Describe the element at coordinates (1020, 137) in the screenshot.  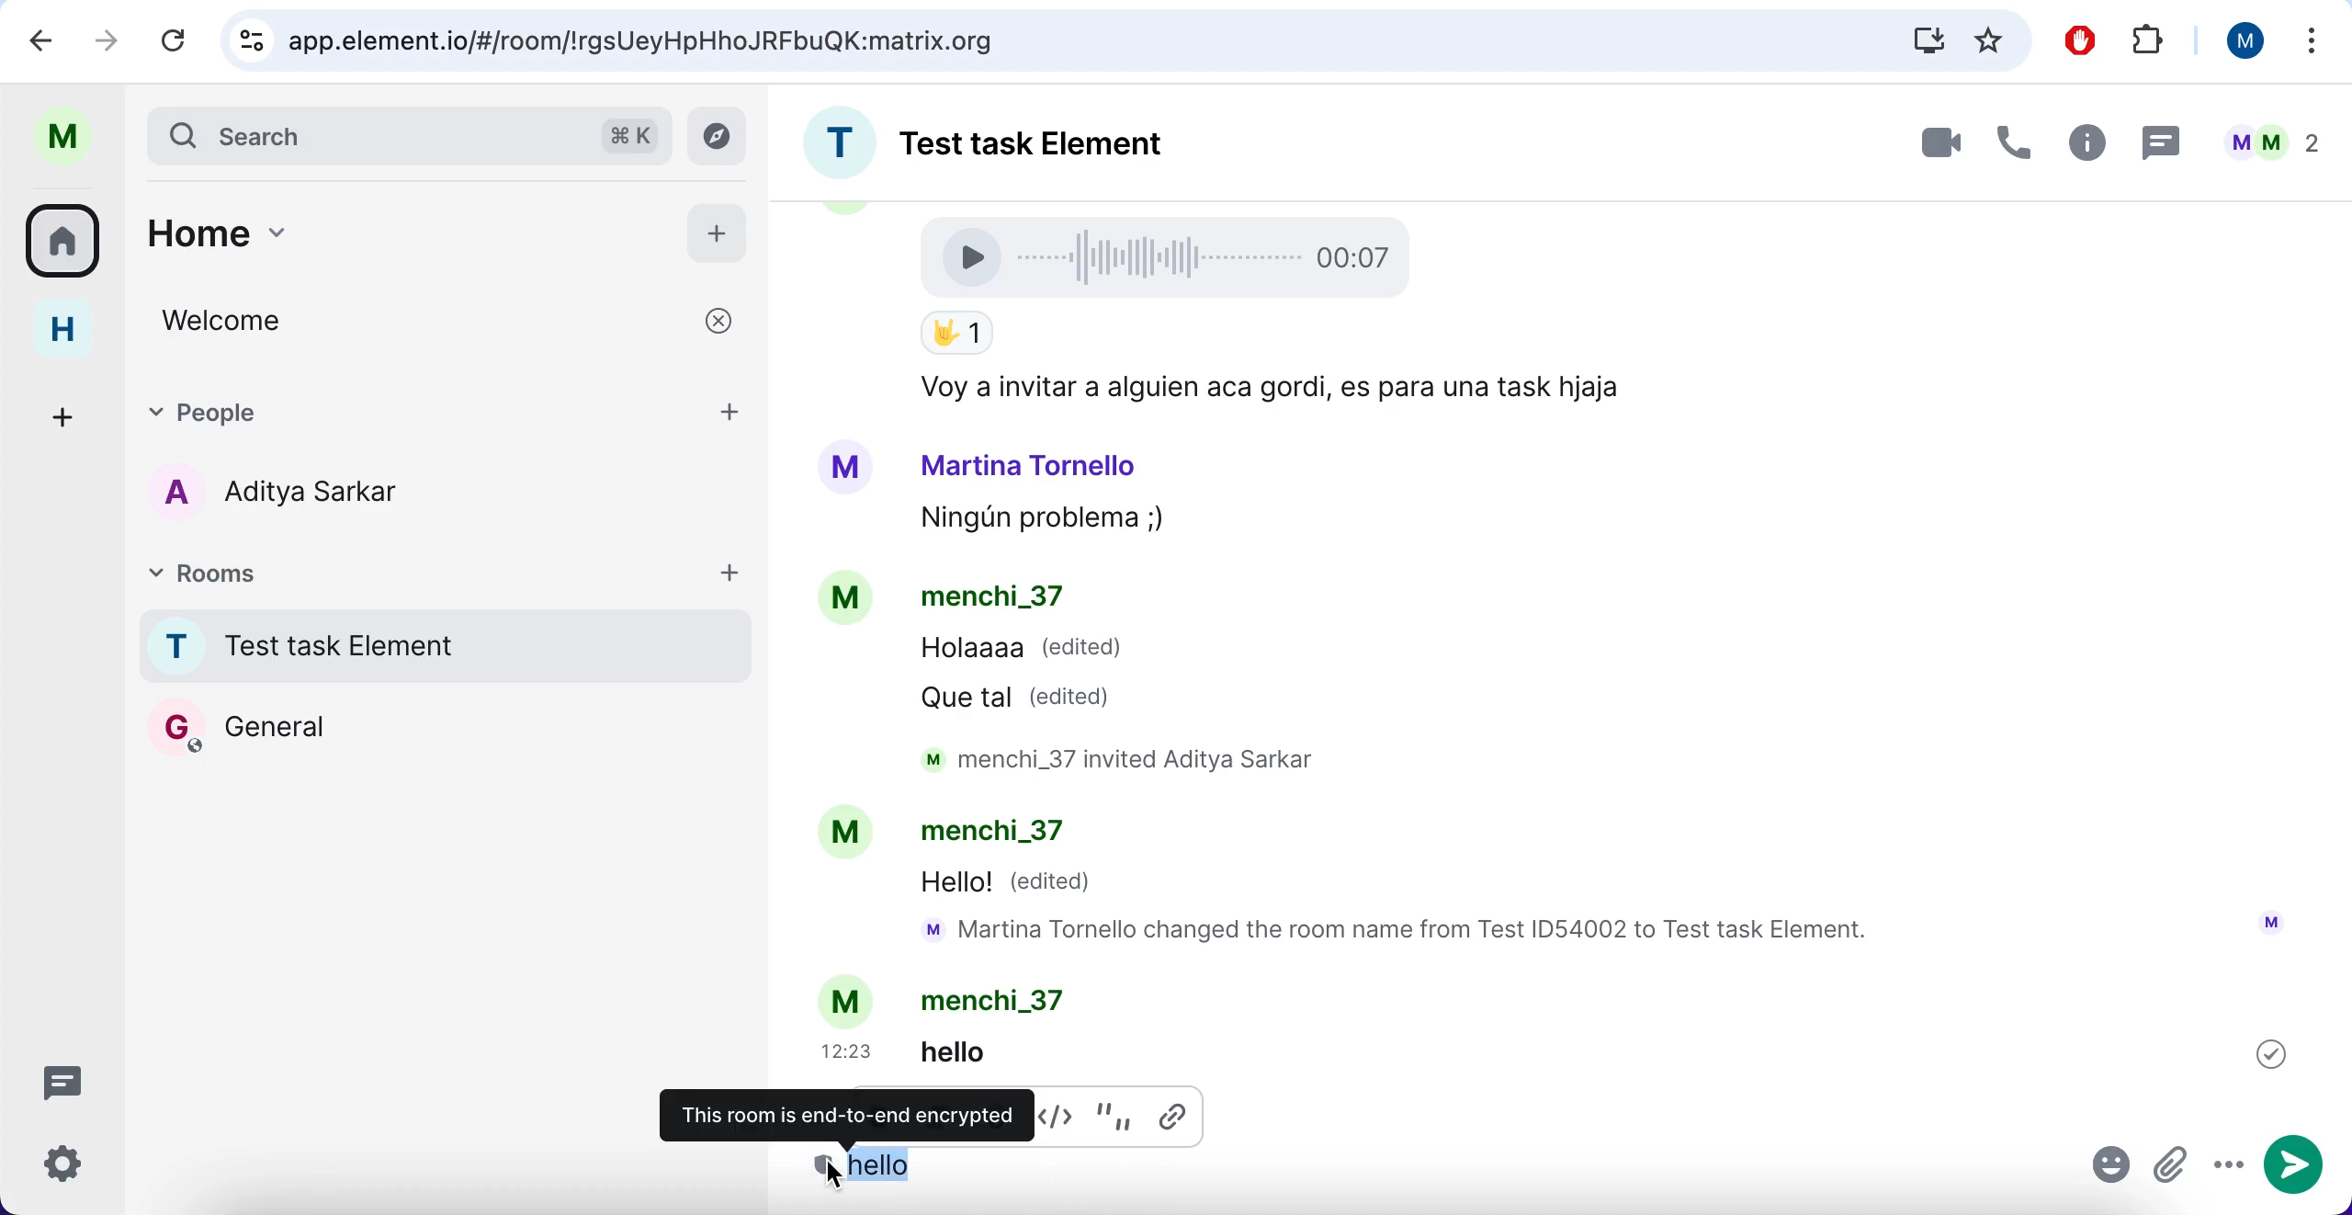
I see `room name` at that location.